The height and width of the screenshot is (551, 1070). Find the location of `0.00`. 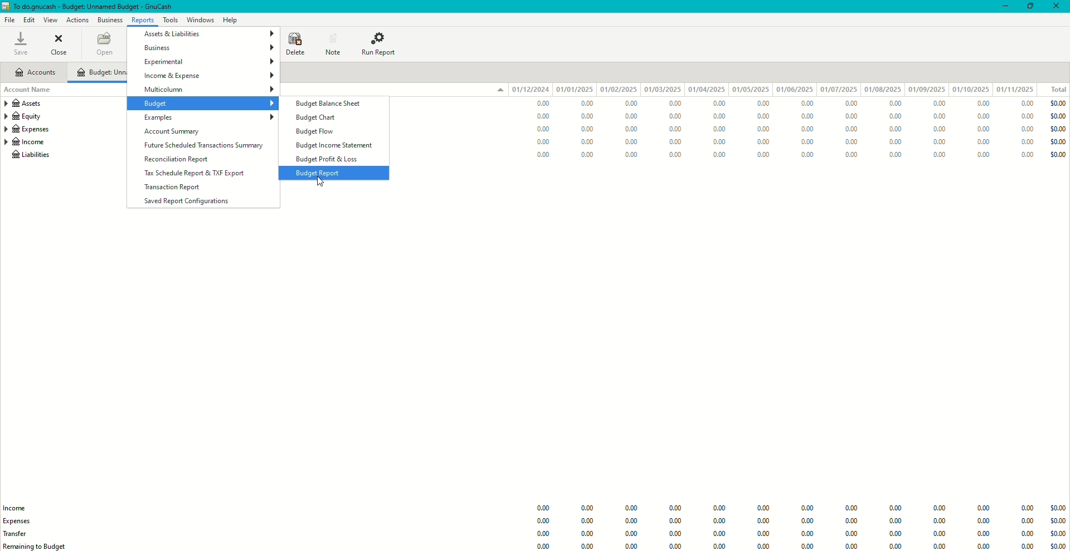

0.00 is located at coordinates (764, 141).